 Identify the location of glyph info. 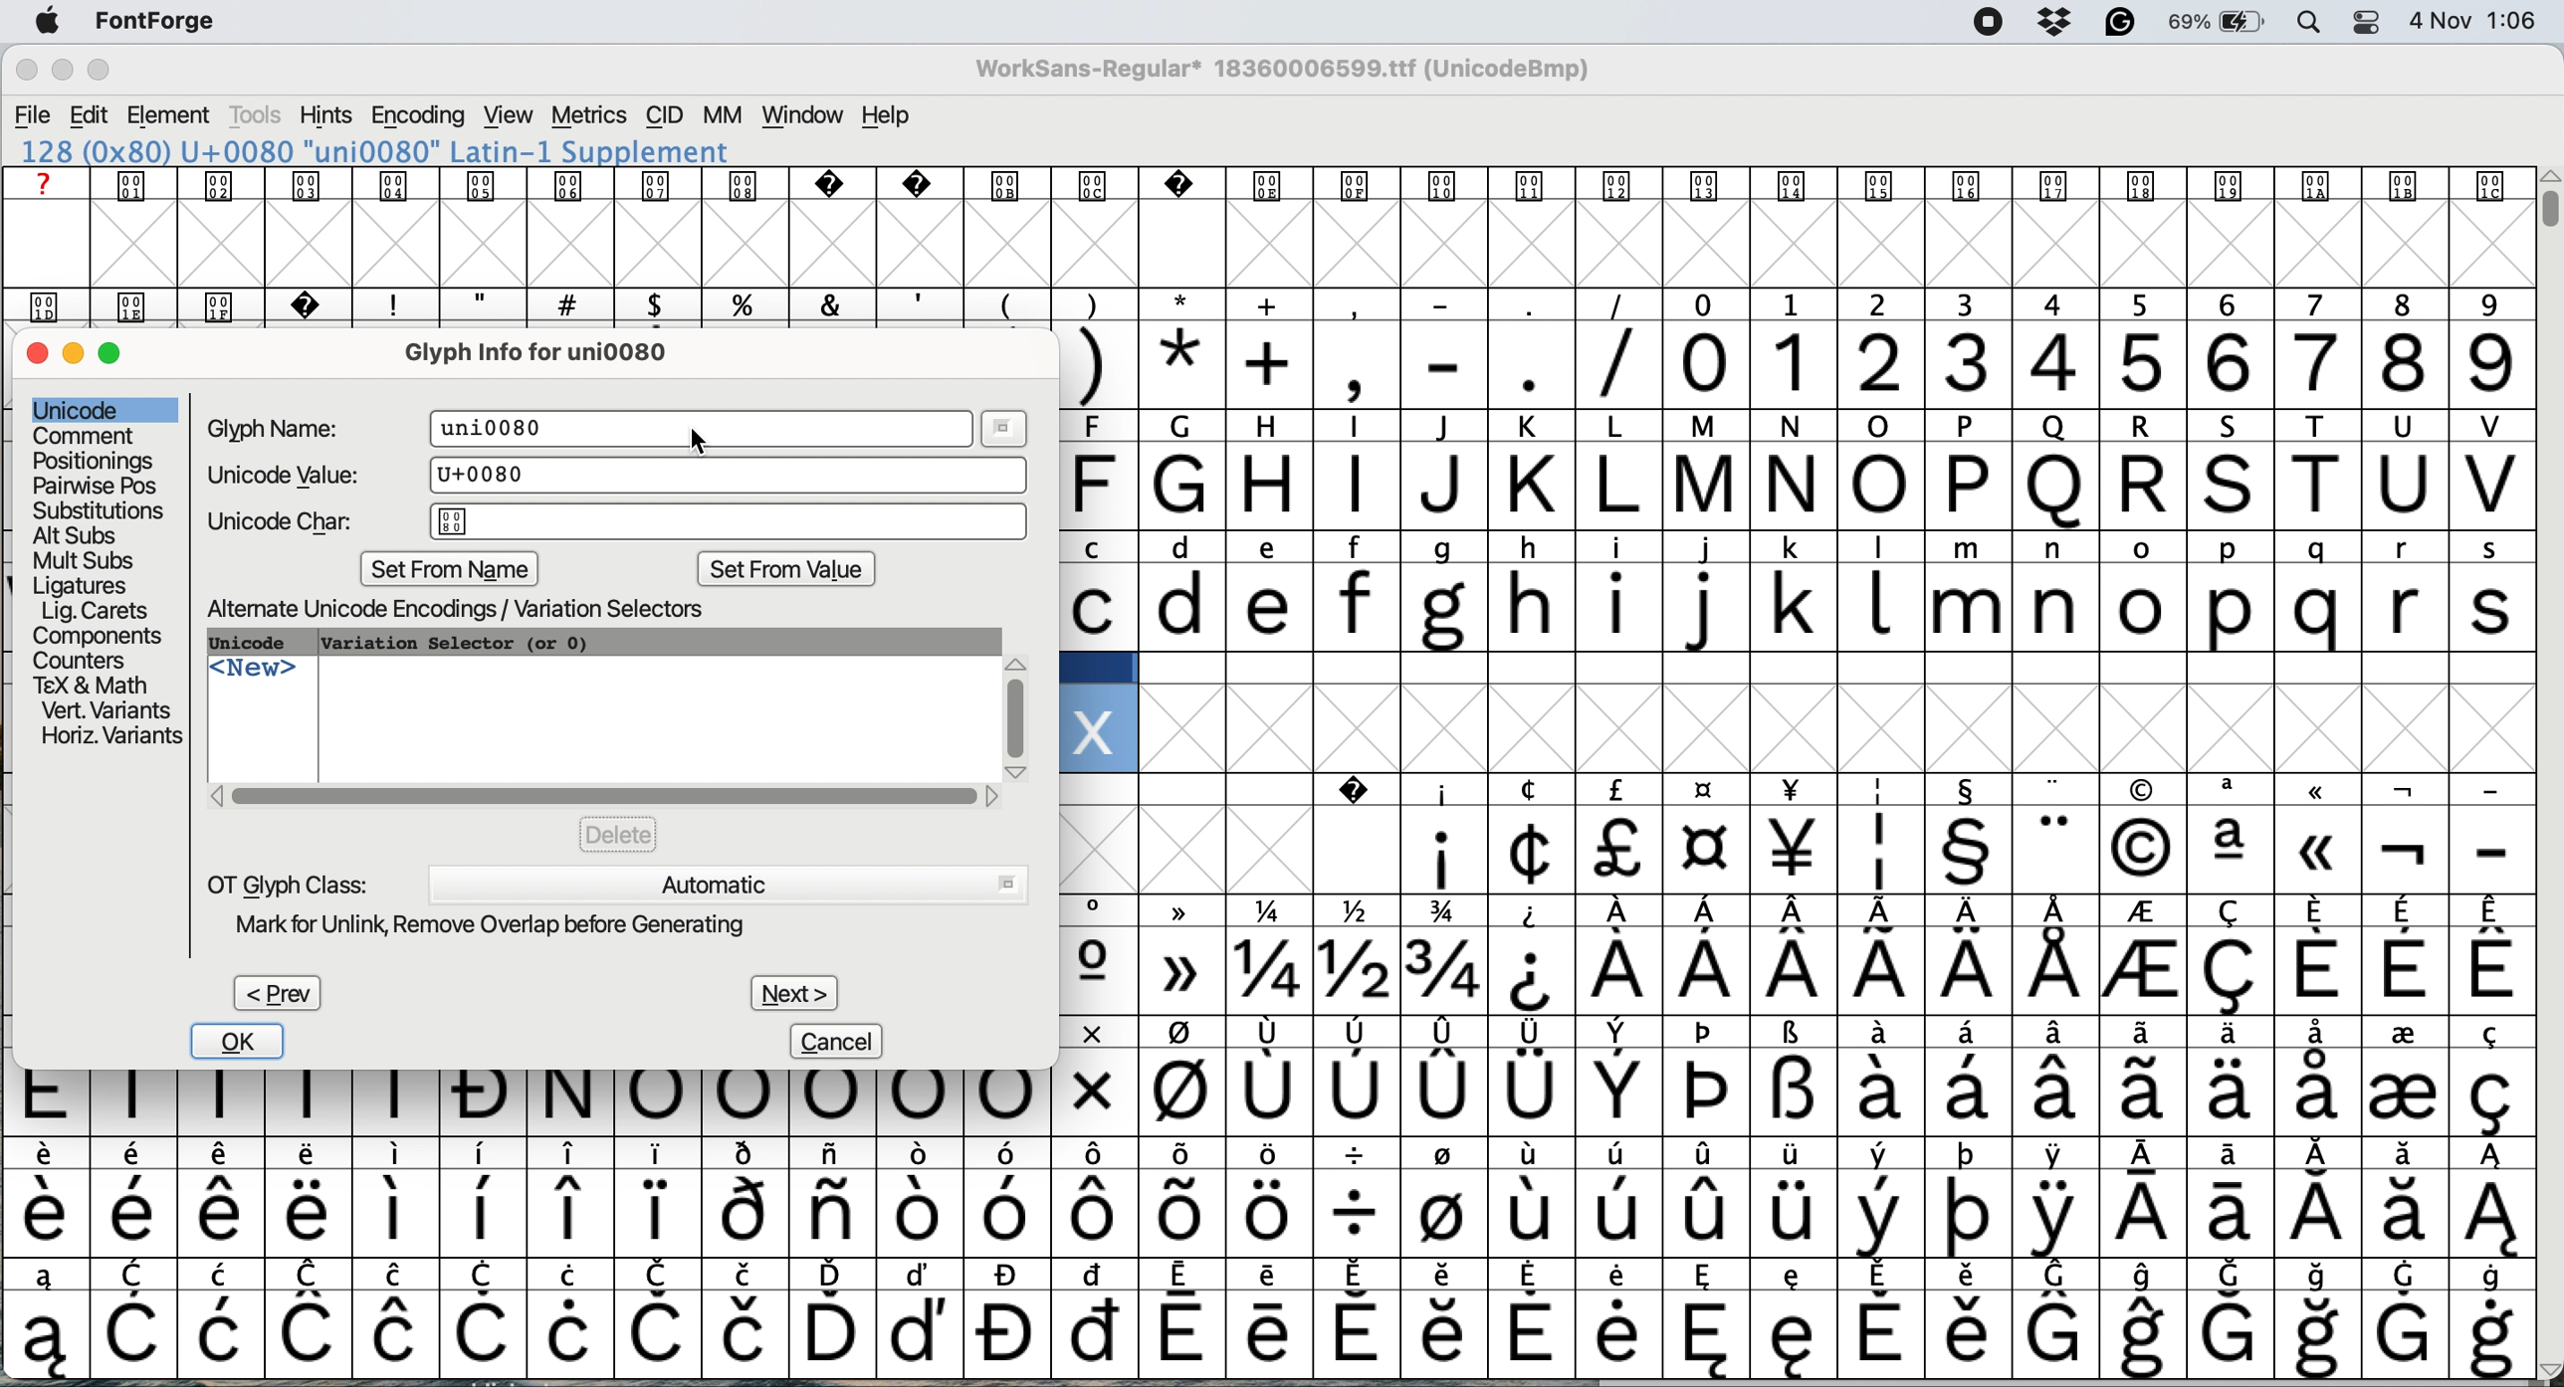
(552, 351).